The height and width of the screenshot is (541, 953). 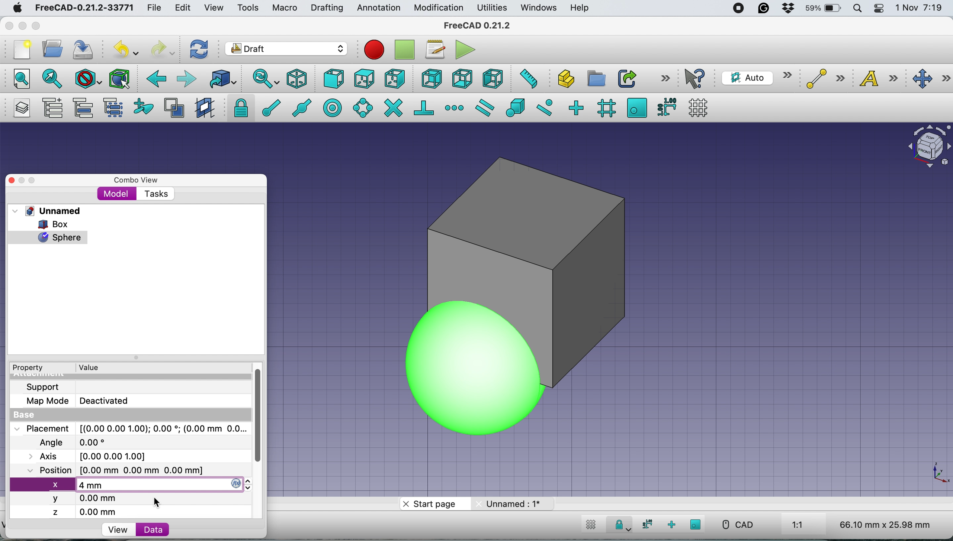 I want to click on annotation, so click(x=377, y=8).